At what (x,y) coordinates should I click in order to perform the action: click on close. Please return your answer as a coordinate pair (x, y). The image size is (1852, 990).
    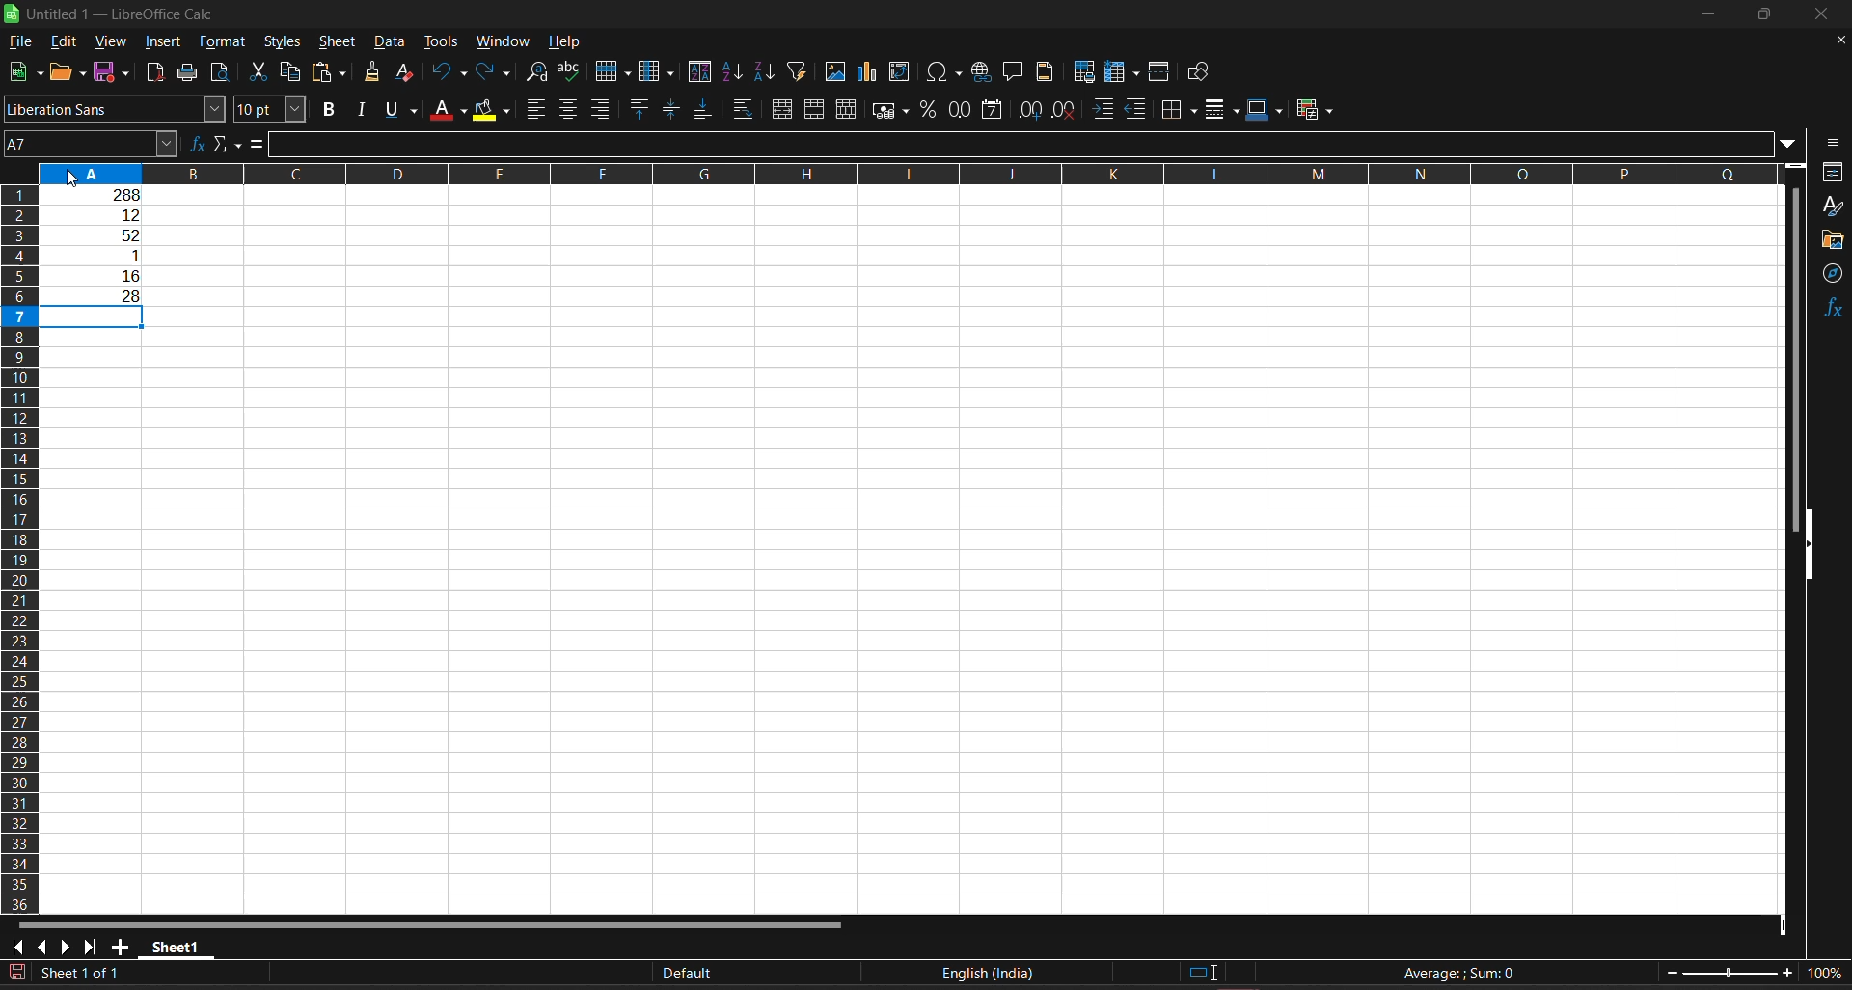
    Looking at the image, I should click on (1827, 14).